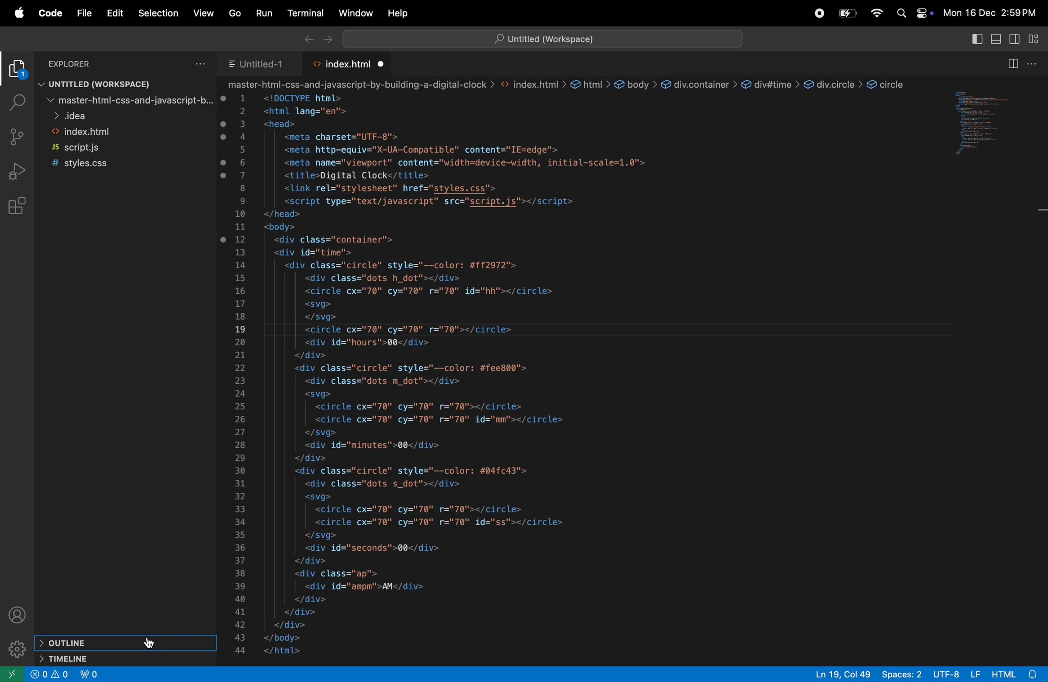  What do you see at coordinates (399, 14) in the screenshot?
I see `help` at bounding box center [399, 14].